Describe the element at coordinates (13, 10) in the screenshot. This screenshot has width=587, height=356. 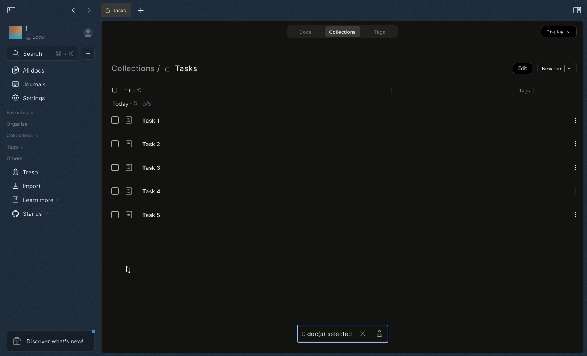
I see `Collapse sidebar` at that location.